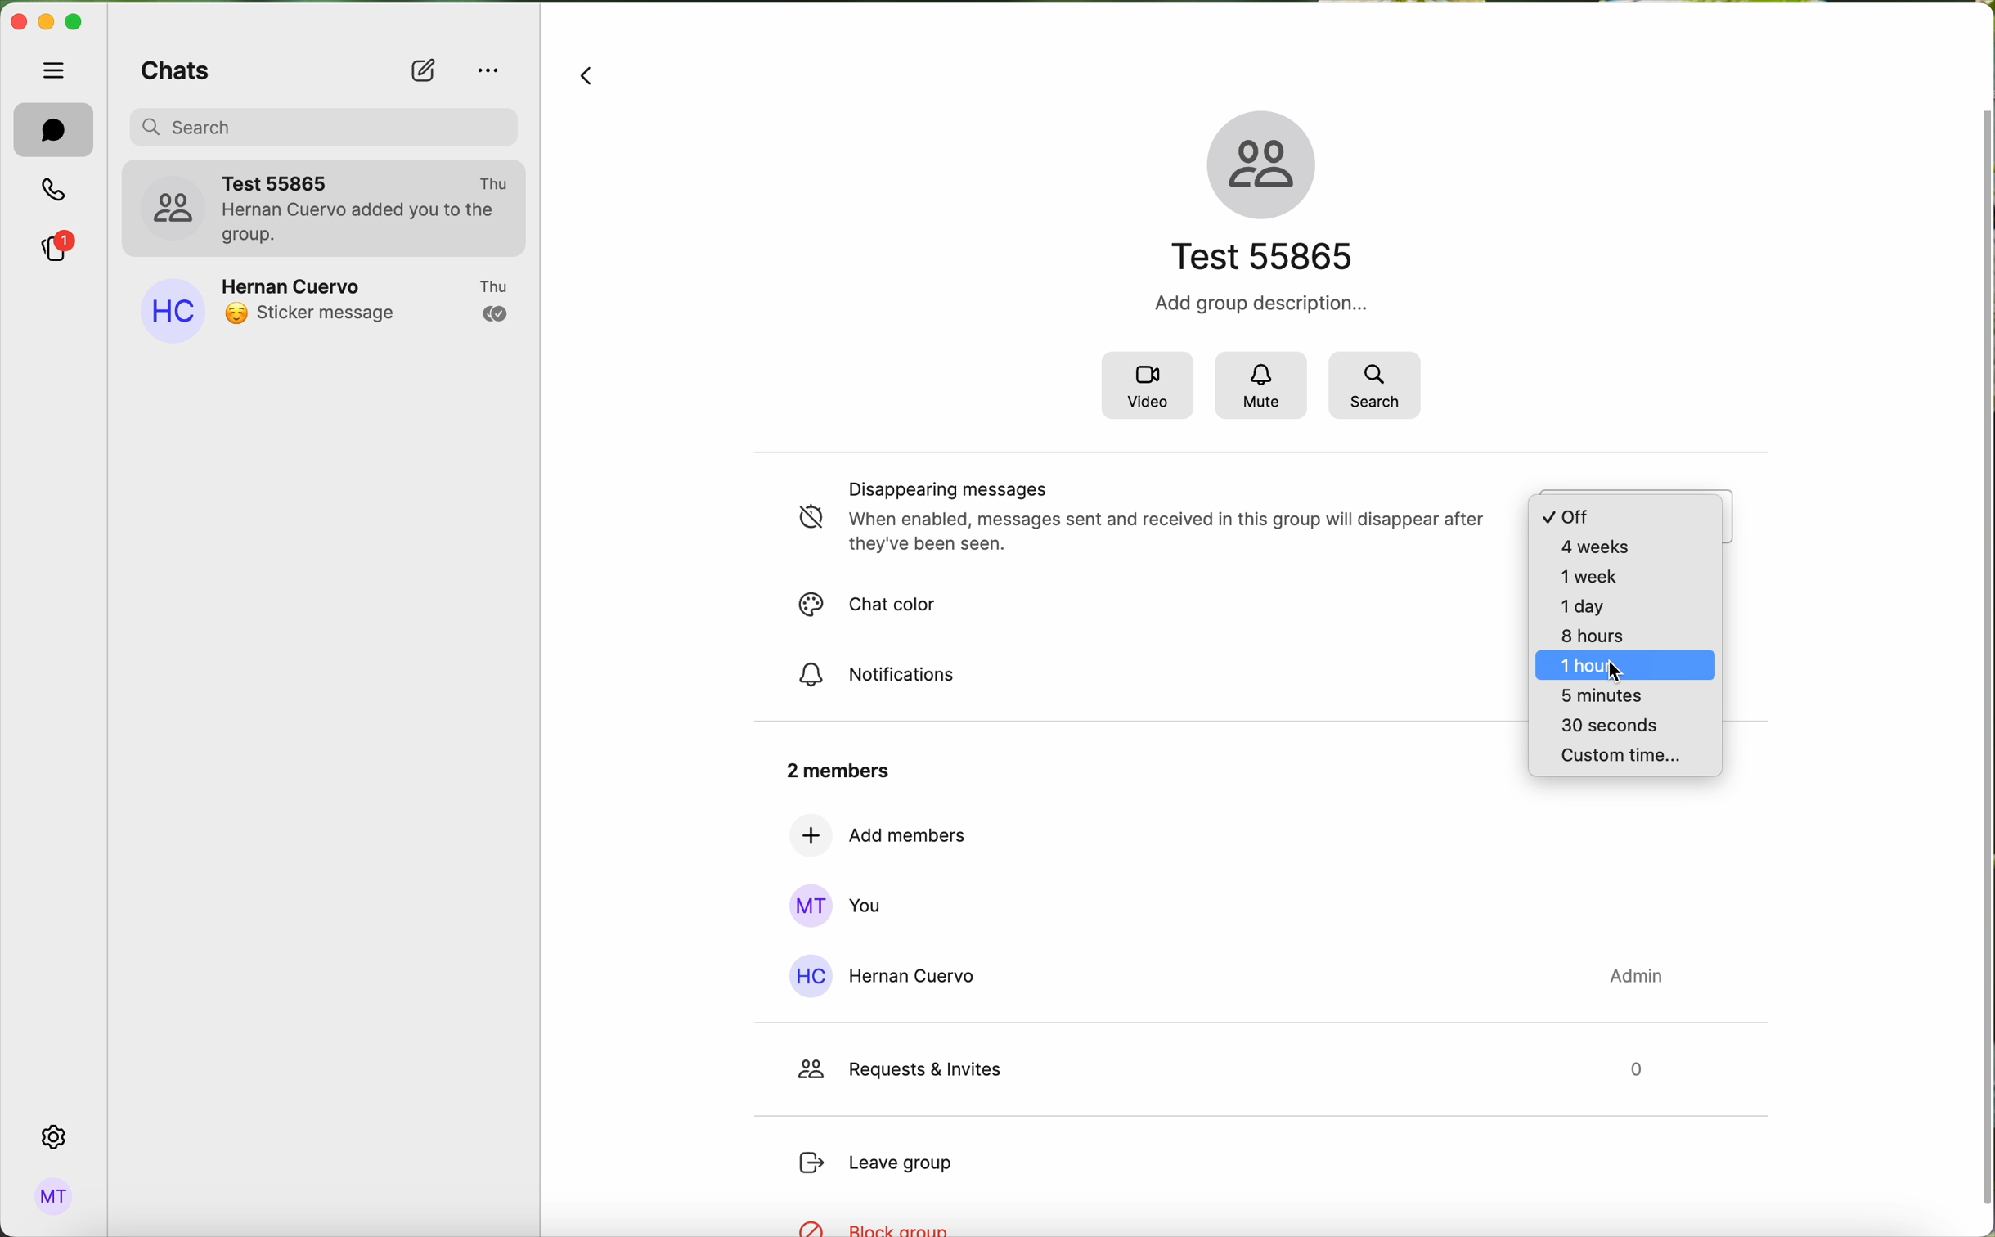 The image size is (1995, 1237). Describe the element at coordinates (879, 837) in the screenshot. I see `add members` at that location.